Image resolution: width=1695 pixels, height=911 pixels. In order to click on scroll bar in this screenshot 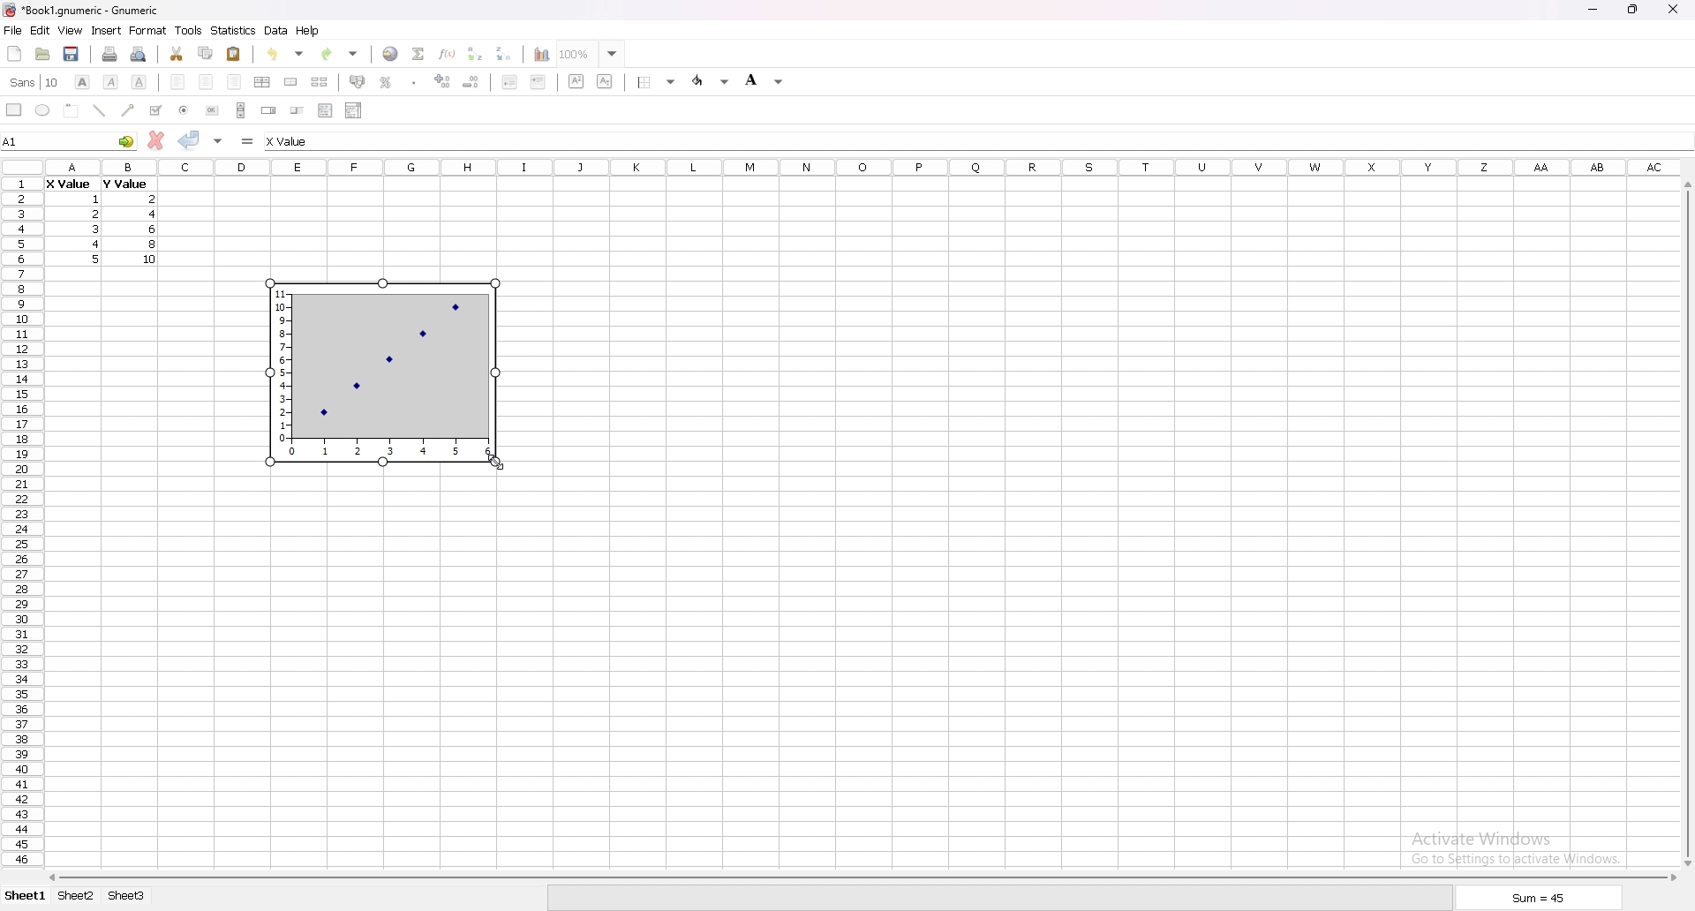, I will do `click(241, 109)`.